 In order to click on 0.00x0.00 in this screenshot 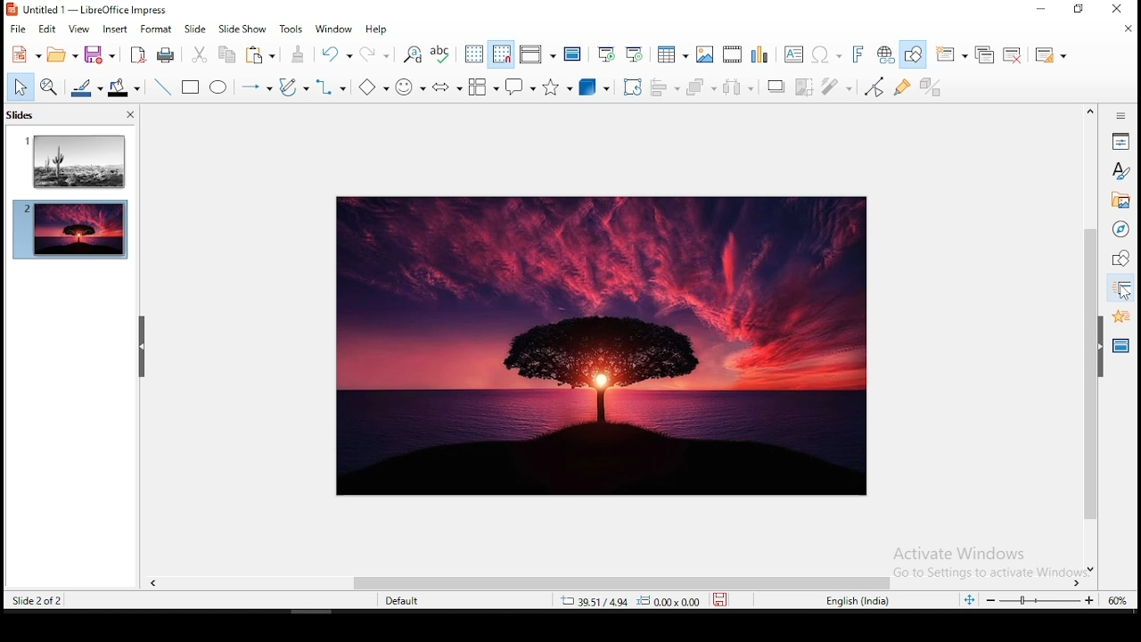, I will do `click(669, 602)`.